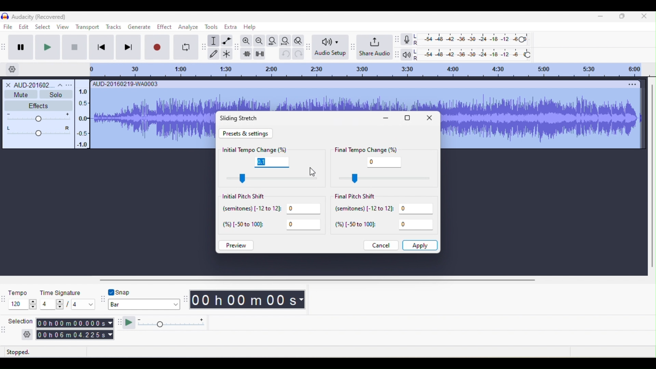 The width and height of the screenshot is (656, 369). What do you see at coordinates (431, 119) in the screenshot?
I see `close` at bounding box center [431, 119].